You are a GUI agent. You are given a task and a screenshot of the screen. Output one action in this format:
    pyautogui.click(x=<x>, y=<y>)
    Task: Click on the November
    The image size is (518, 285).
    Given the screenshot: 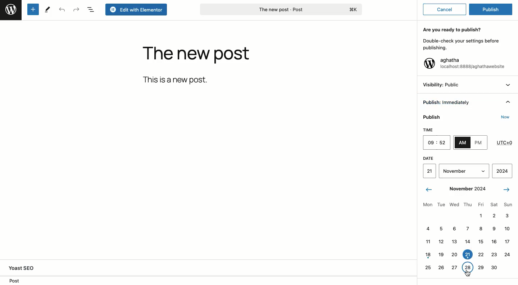 What is the action you would take?
    pyautogui.click(x=457, y=171)
    